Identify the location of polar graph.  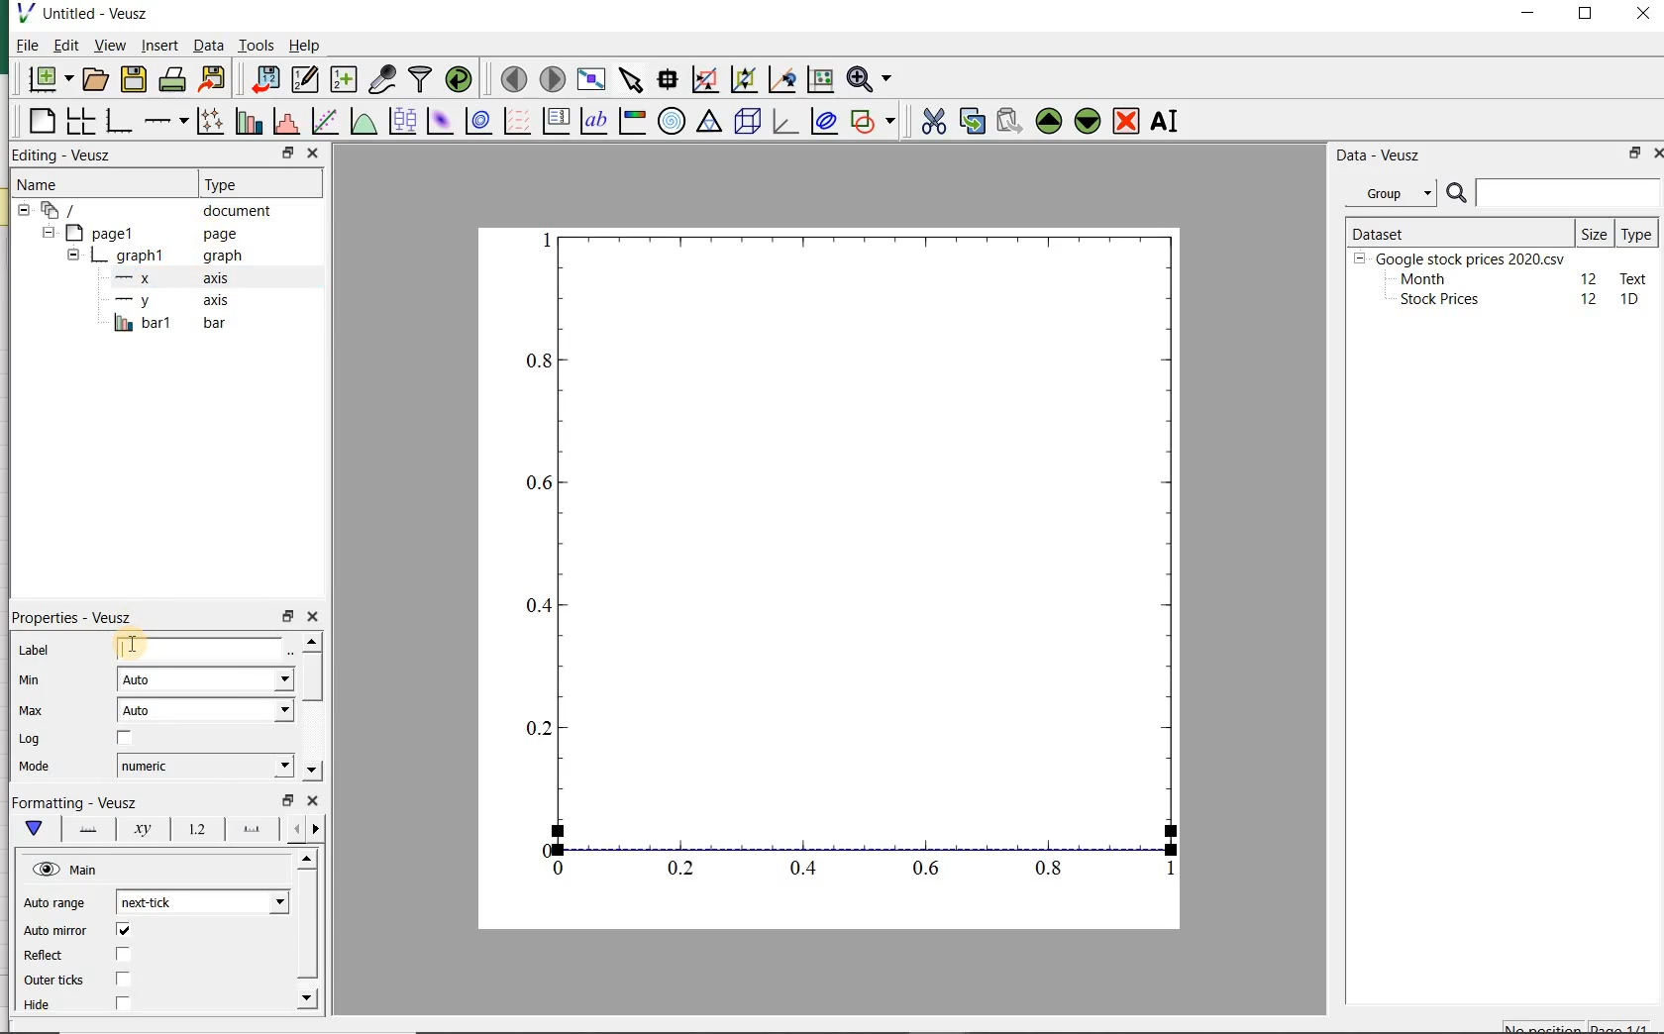
(671, 120).